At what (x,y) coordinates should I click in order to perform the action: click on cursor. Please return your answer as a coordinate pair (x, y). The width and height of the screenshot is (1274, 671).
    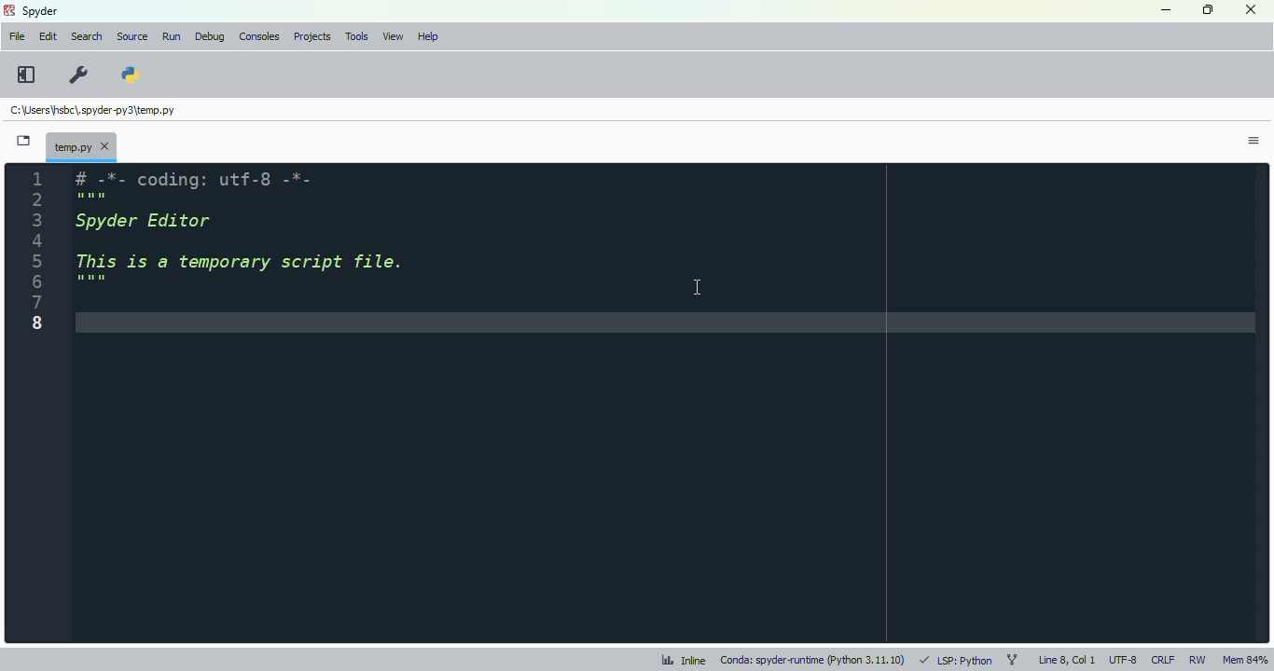
    Looking at the image, I should click on (697, 288).